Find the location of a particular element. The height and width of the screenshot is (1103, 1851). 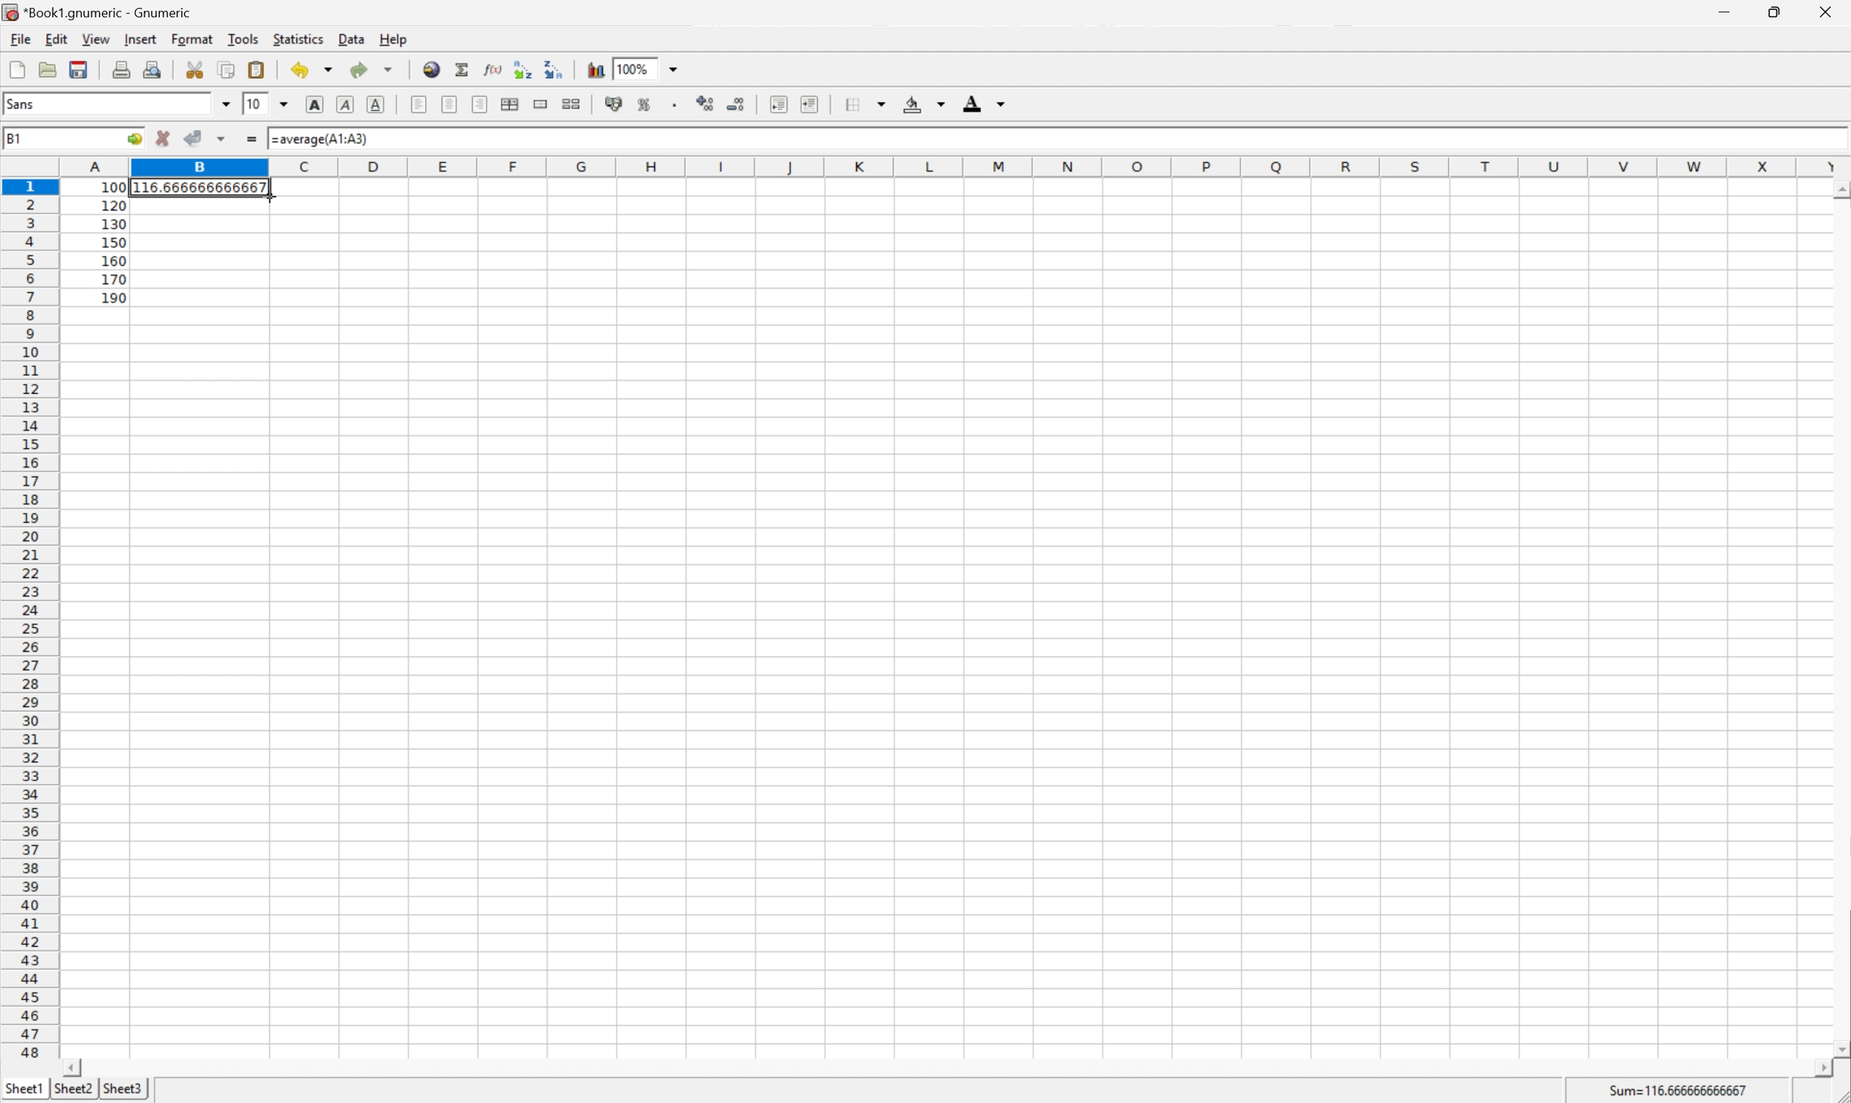

Cursor is located at coordinates (270, 196).